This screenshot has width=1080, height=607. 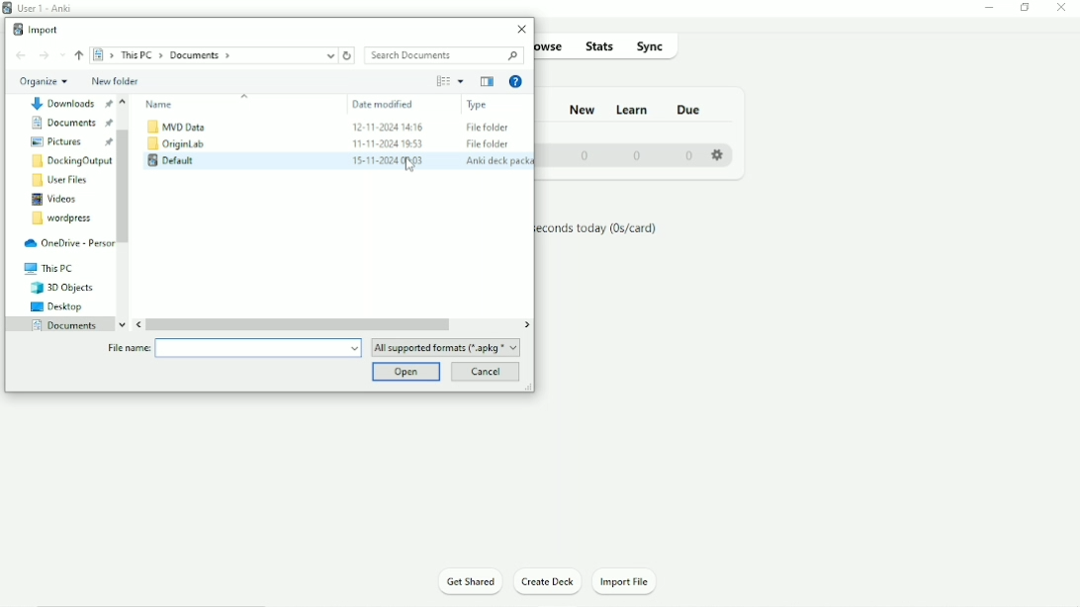 What do you see at coordinates (48, 269) in the screenshot?
I see `This PC` at bounding box center [48, 269].